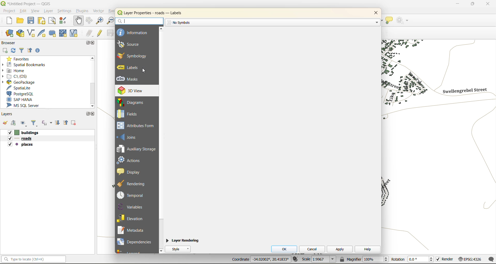  What do you see at coordinates (75, 33) in the screenshot?
I see `new virtual layer` at bounding box center [75, 33].